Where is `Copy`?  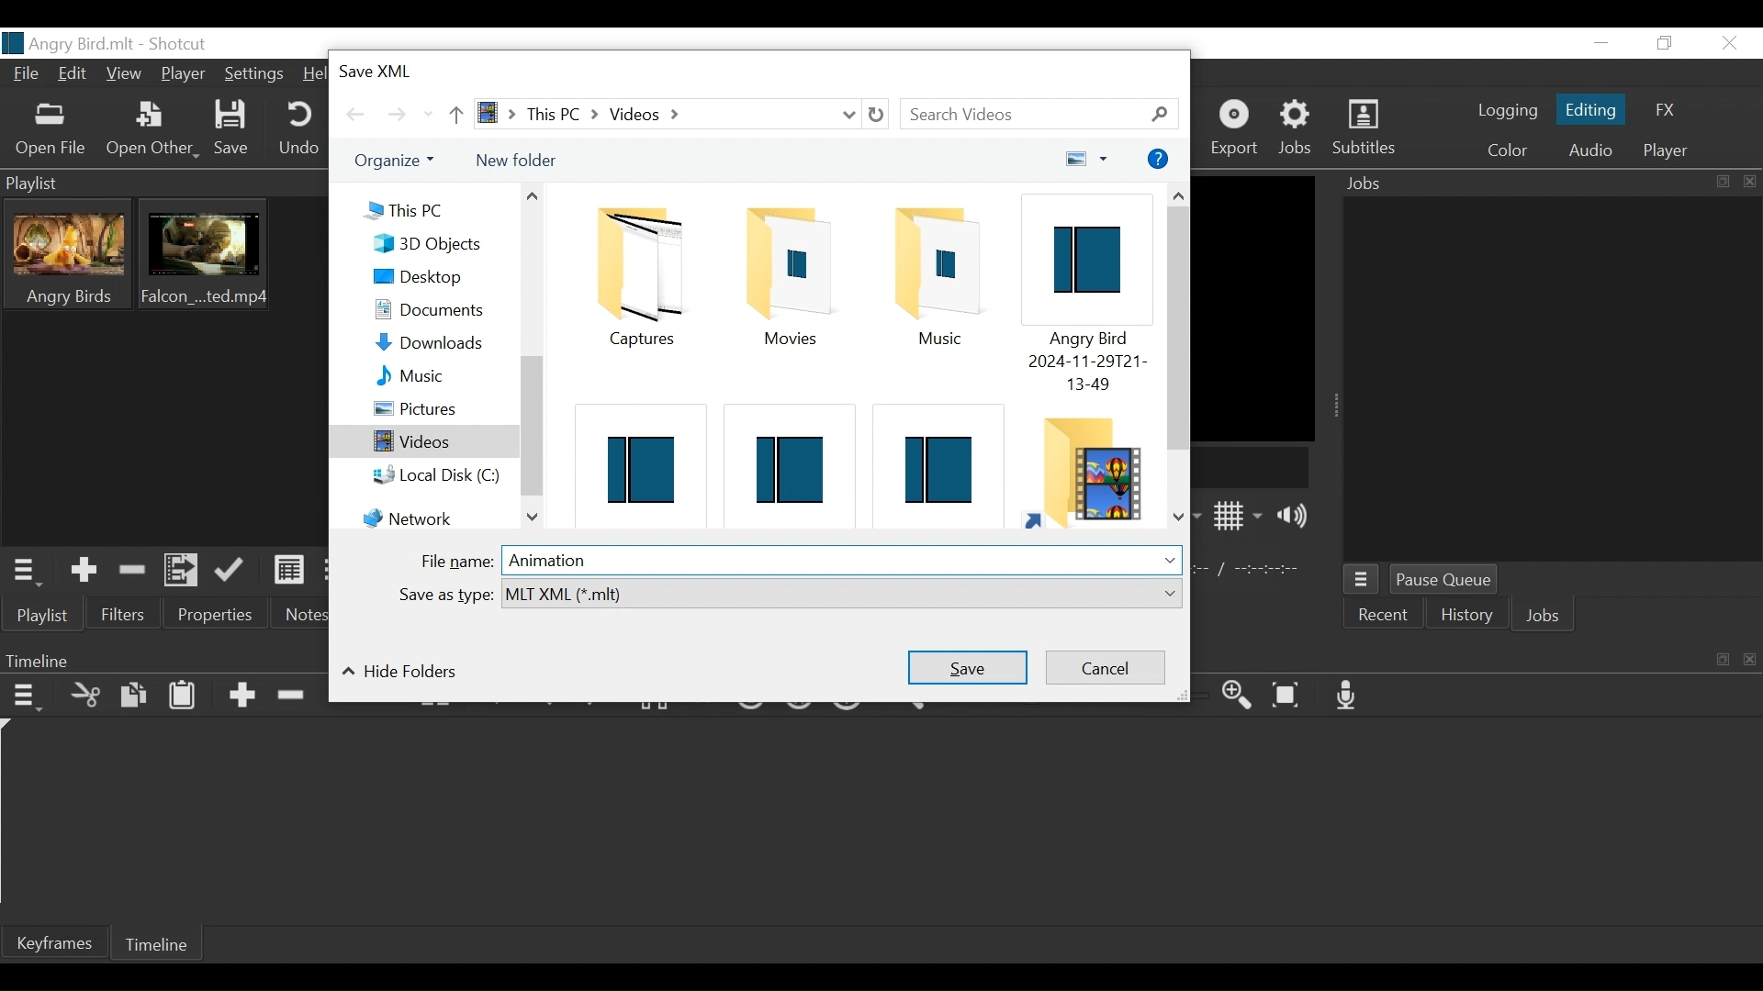 Copy is located at coordinates (137, 696).